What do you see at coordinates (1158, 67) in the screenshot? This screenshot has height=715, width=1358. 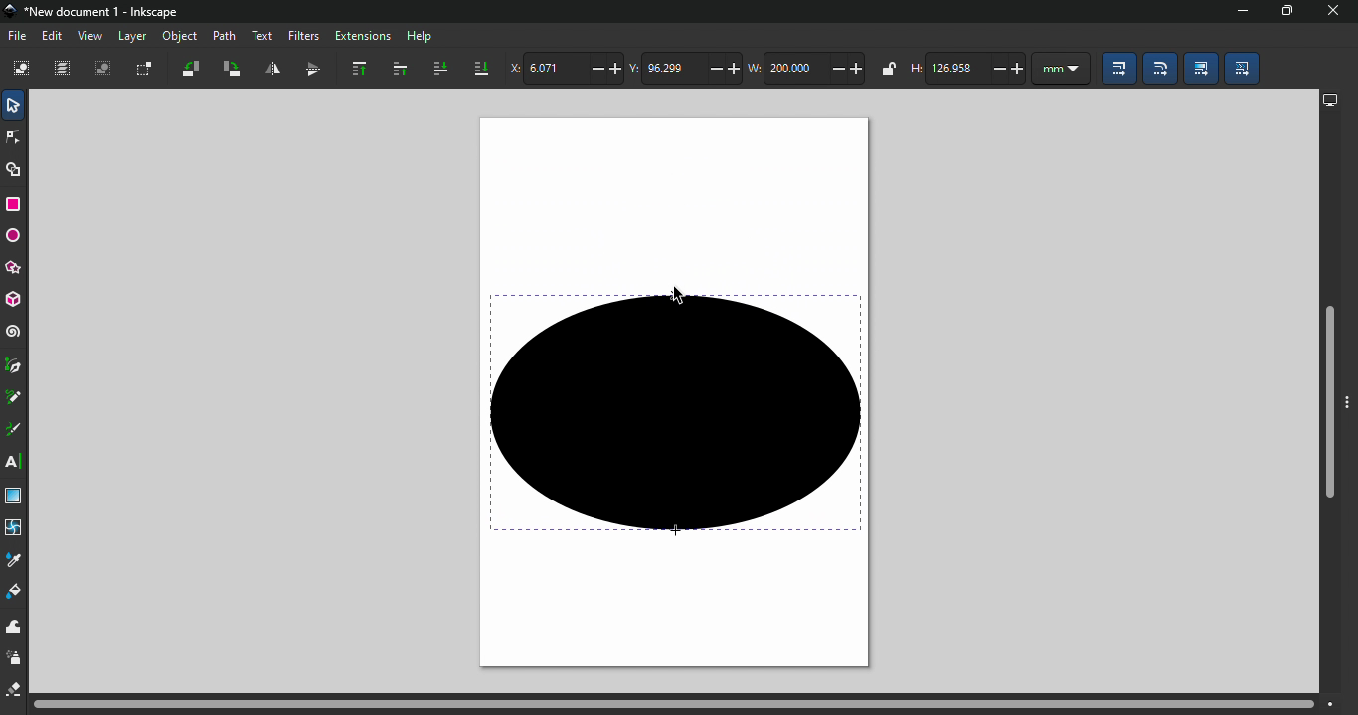 I see `When scaling rectangles, scale the radii of rounded corners` at bounding box center [1158, 67].